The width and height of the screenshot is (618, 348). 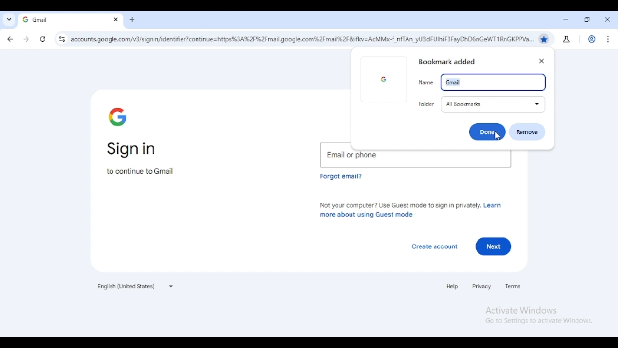 What do you see at coordinates (426, 104) in the screenshot?
I see `folder` at bounding box center [426, 104].